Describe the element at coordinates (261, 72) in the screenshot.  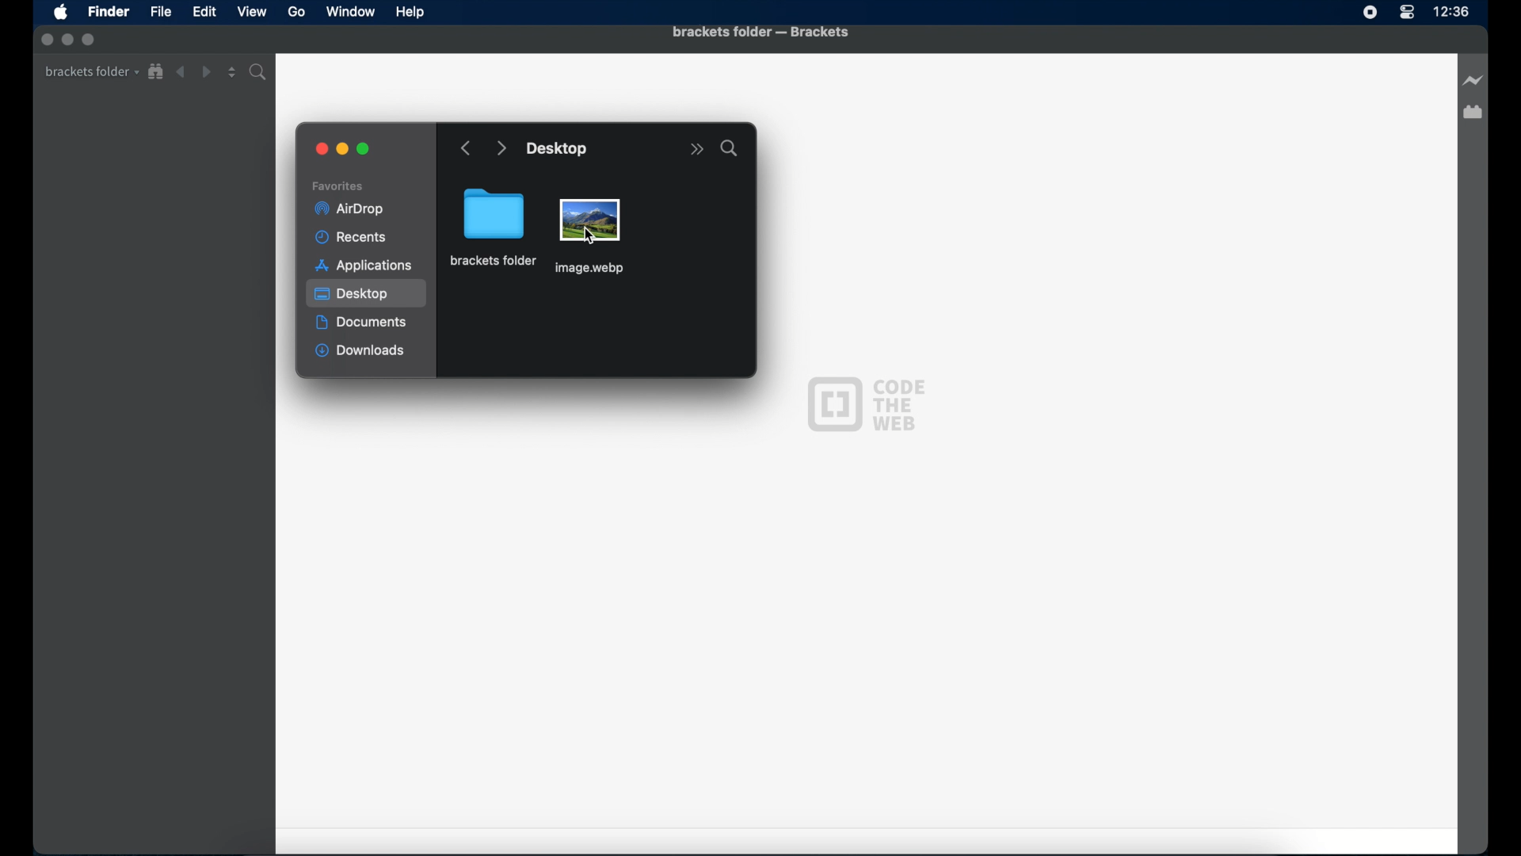
I see `find in folder` at that location.